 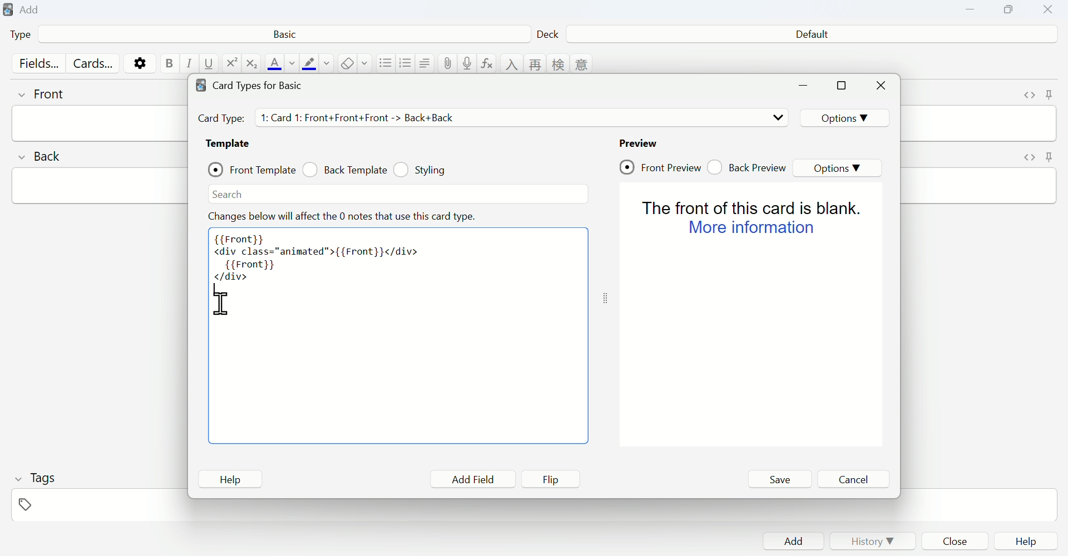 What do you see at coordinates (793, 541) in the screenshot?
I see `Add` at bounding box center [793, 541].